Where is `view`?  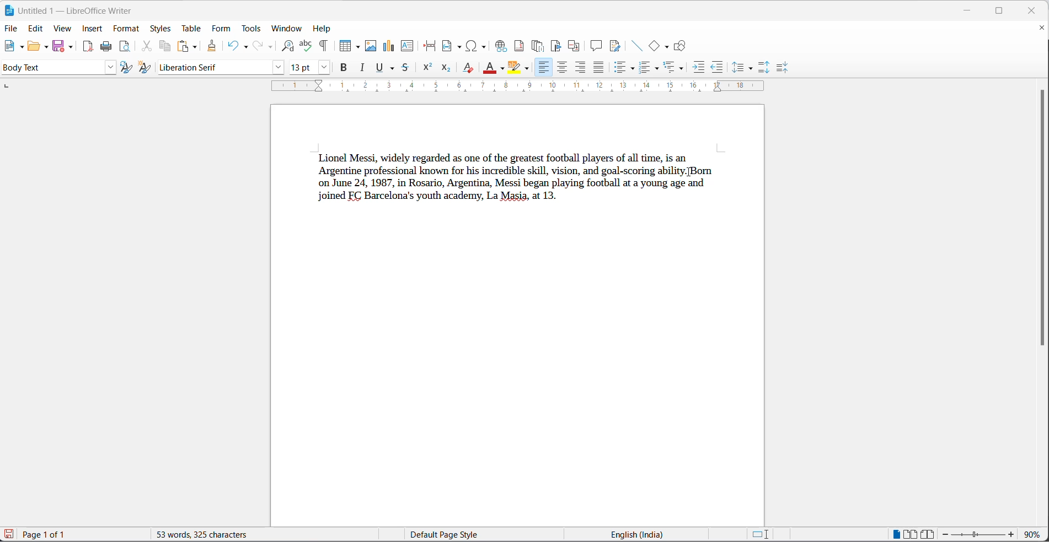
view is located at coordinates (62, 28).